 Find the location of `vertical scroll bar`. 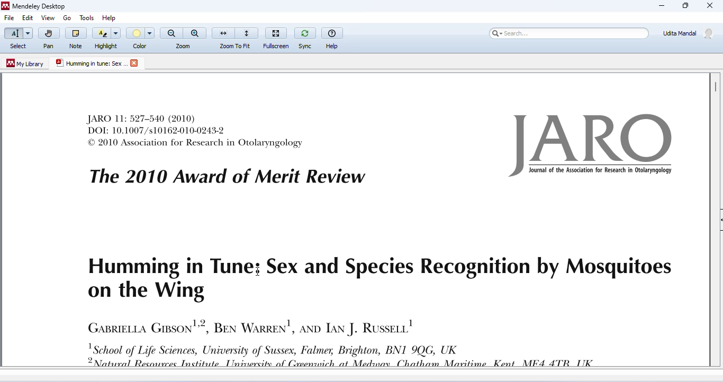

vertical scroll bar is located at coordinates (715, 86).